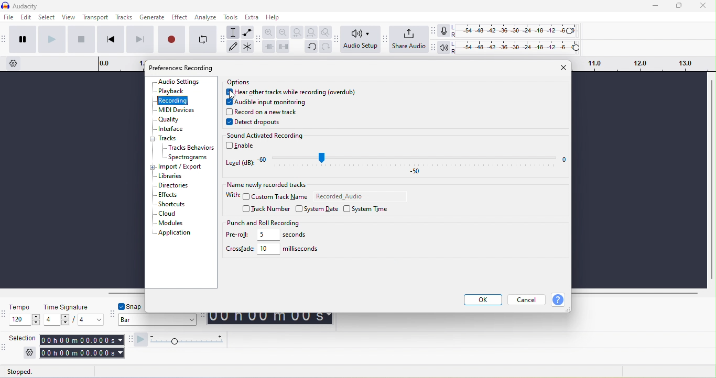 The image size is (716, 378). I want to click on audacity snapping toolbar, so click(113, 313).